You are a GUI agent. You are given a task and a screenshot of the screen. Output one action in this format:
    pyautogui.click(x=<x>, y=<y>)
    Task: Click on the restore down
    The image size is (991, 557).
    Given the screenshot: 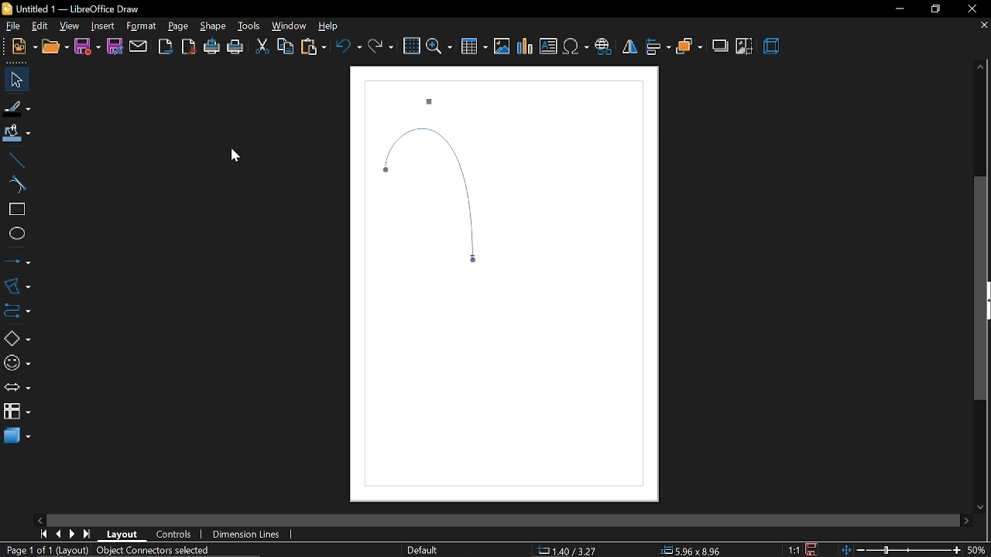 What is the action you would take?
    pyautogui.click(x=934, y=9)
    